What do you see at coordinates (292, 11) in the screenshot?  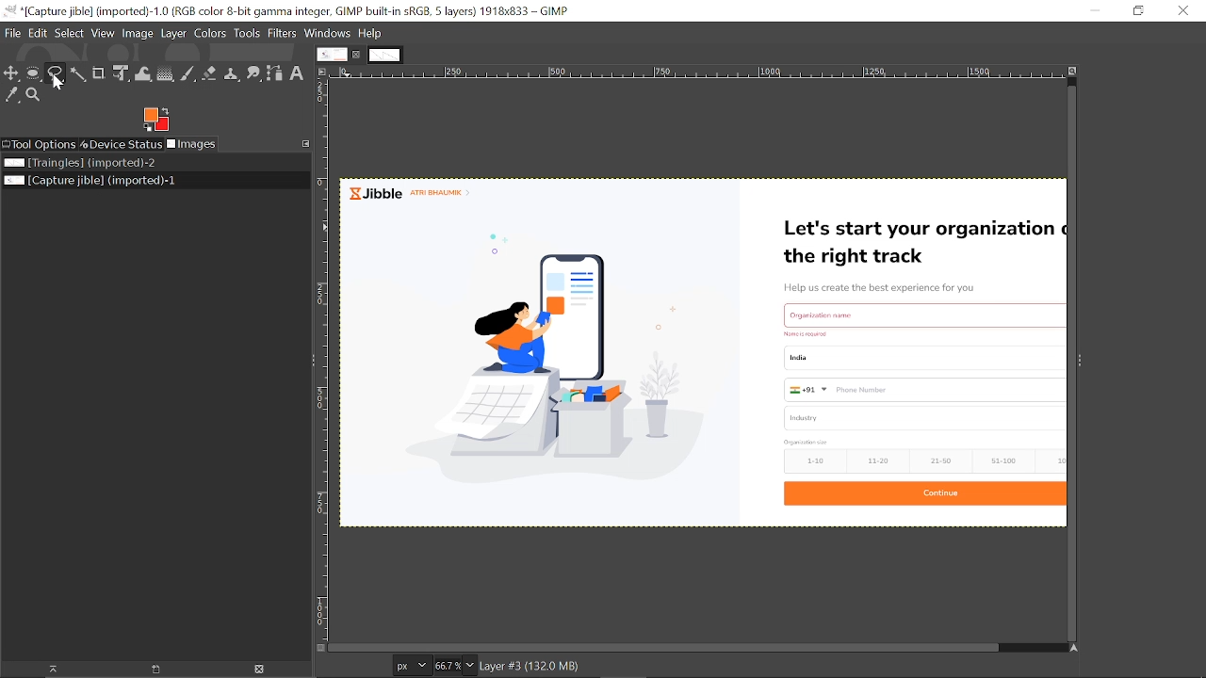 I see `Current window ` at bounding box center [292, 11].